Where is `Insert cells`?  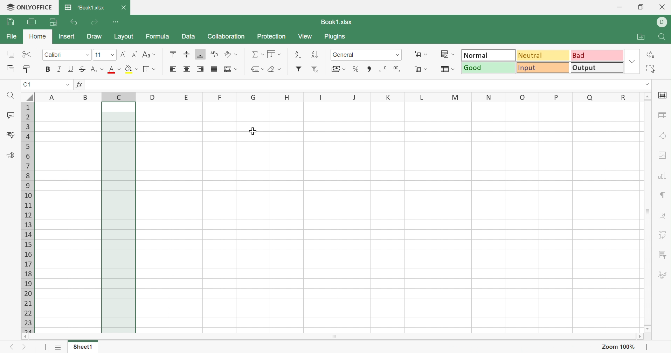
Insert cells is located at coordinates (416, 54).